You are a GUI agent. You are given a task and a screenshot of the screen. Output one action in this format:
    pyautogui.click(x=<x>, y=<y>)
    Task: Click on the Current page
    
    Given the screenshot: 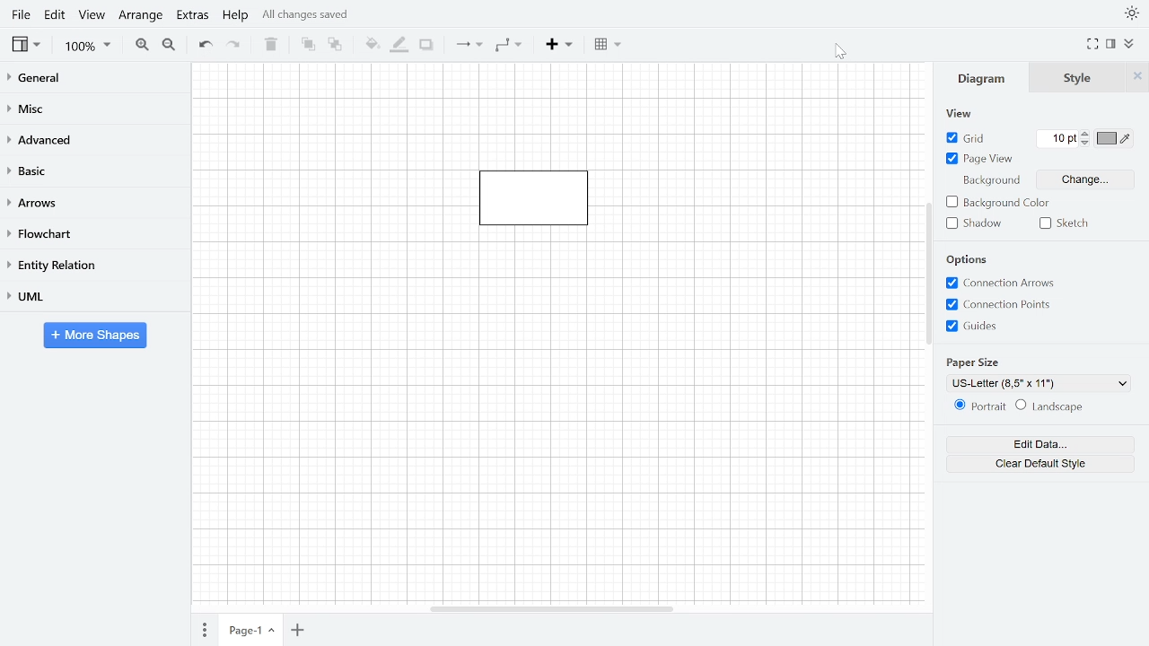 What is the action you would take?
    pyautogui.click(x=253, y=629)
    